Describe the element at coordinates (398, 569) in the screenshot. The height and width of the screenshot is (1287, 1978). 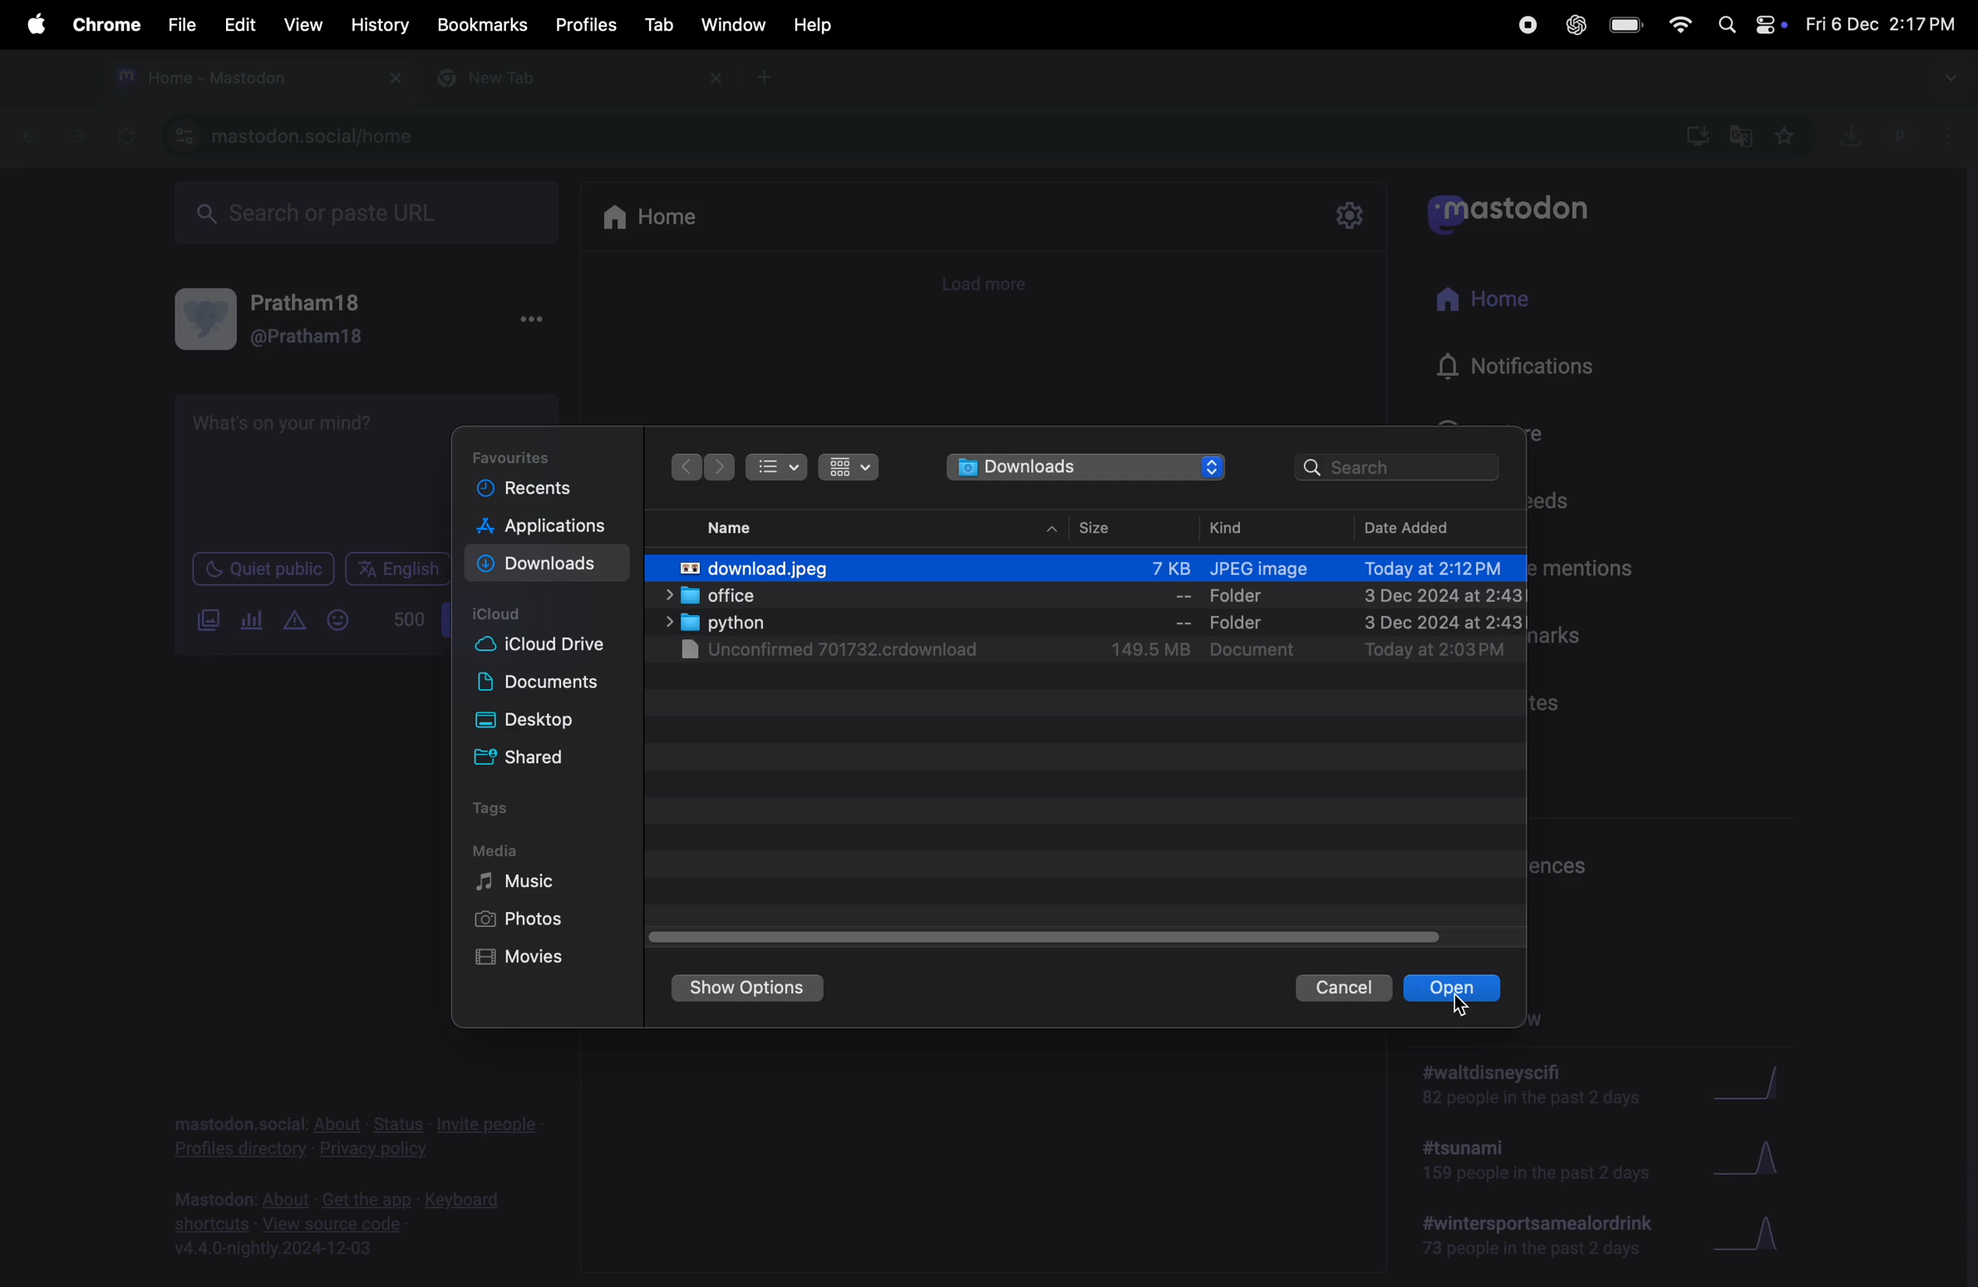
I see `English` at that location.